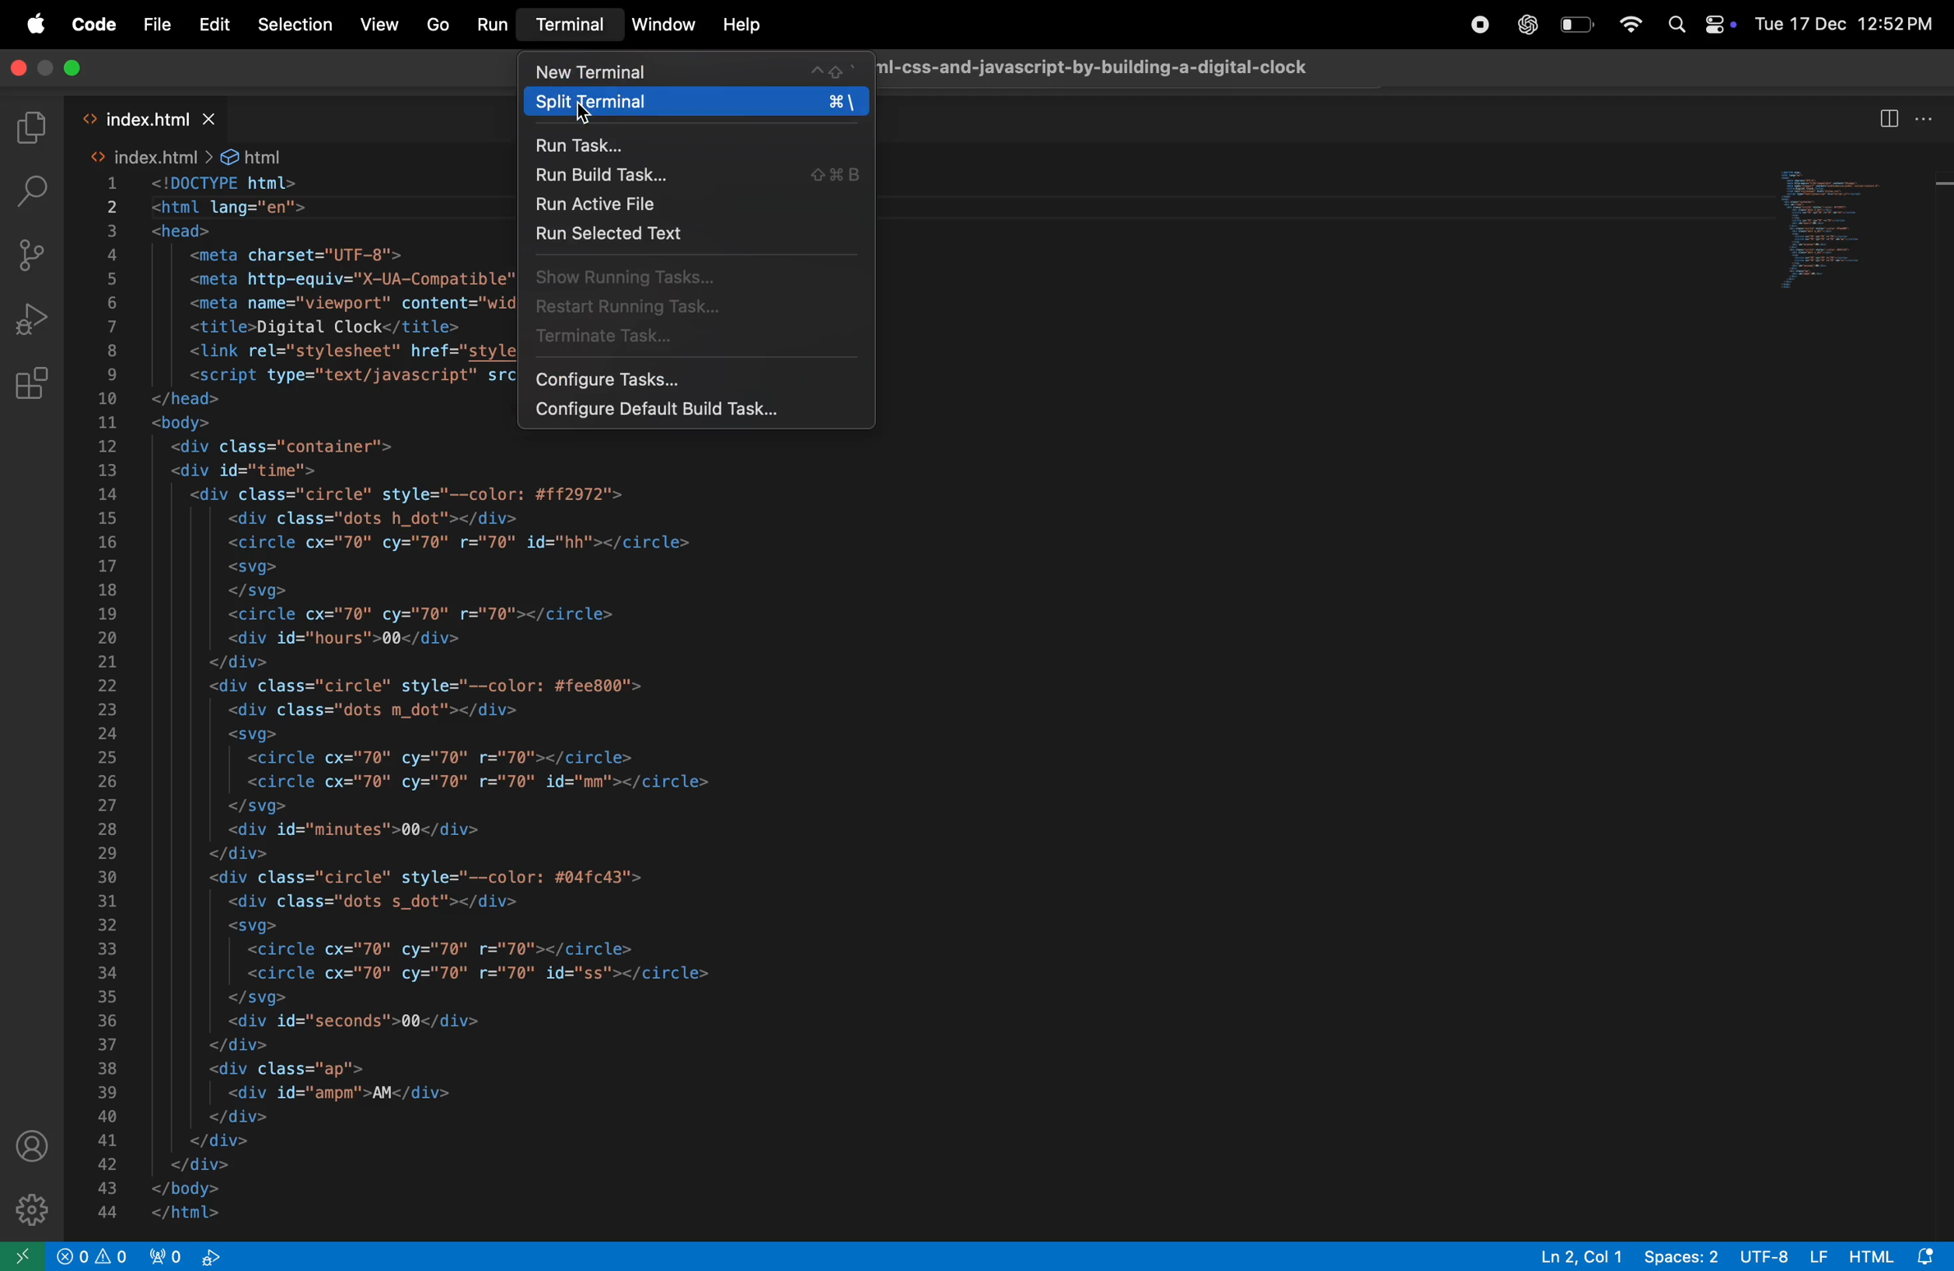 The image size is (1954, 1271). I want to click on record, so click(1473, 23).